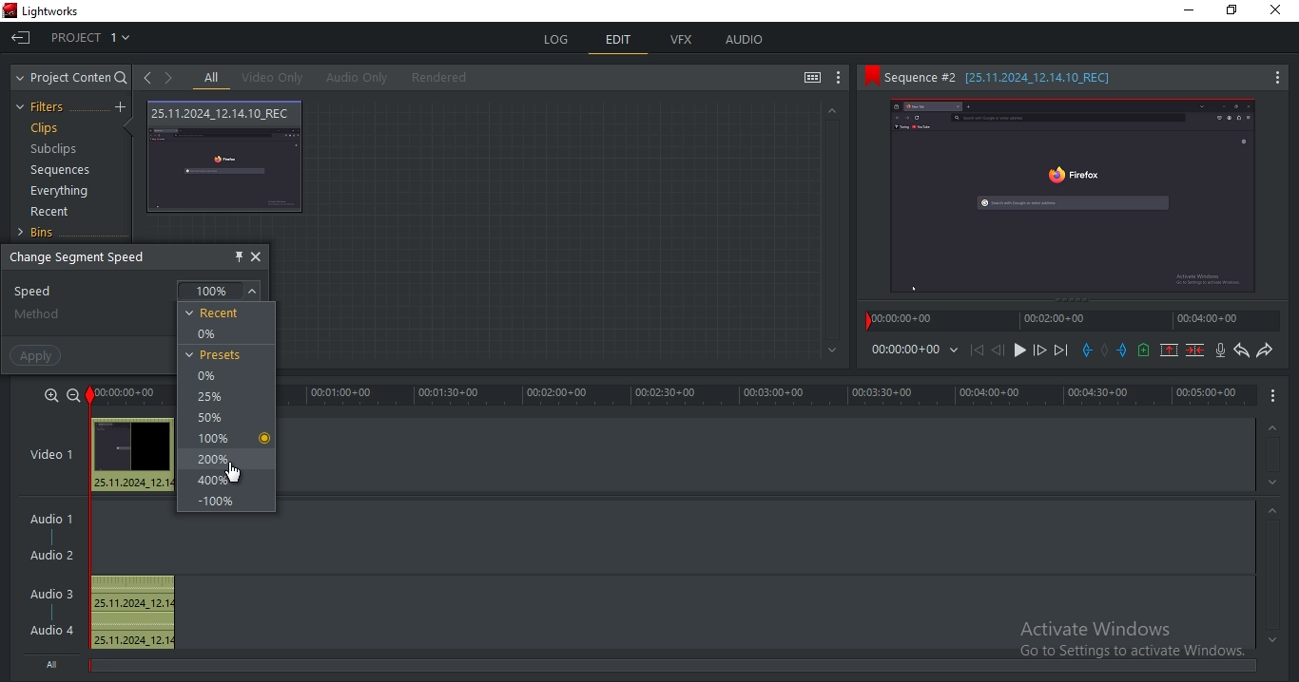 The width and height of the screenshot is (1299, 682). What do you see at coordinates (54, 578) in the screenshot?
I see `audio` at bounding box center [54, 578].